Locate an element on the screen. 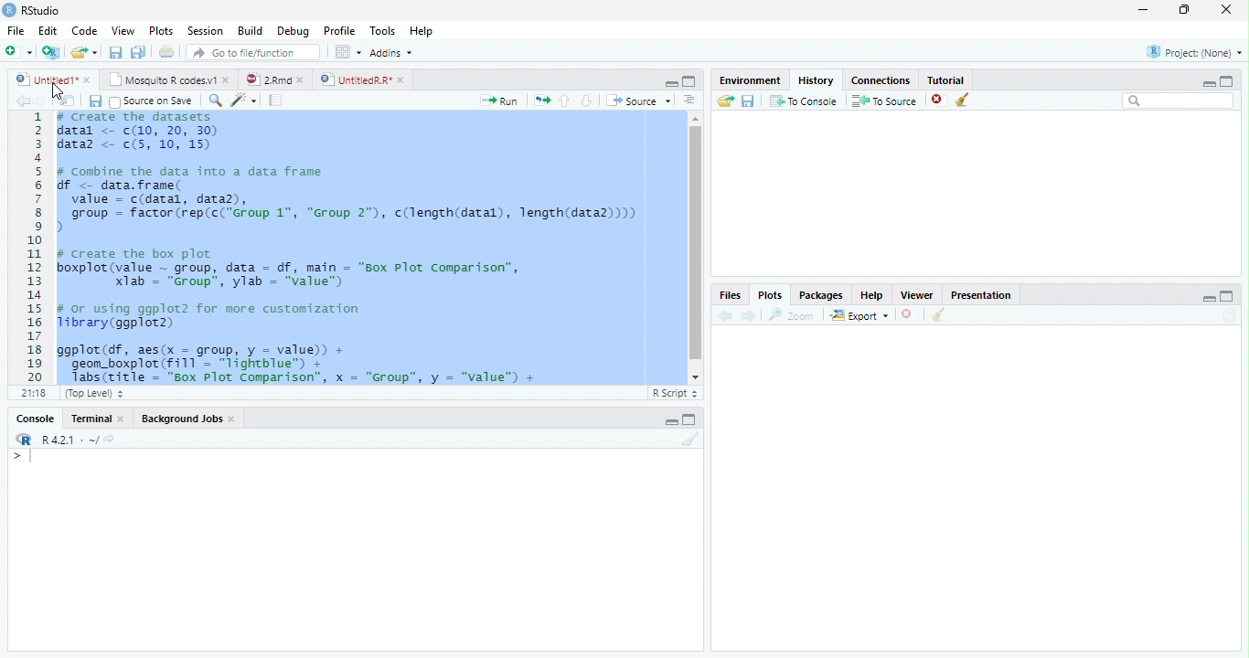  Save all open documents is located at coordinates (138, 51).